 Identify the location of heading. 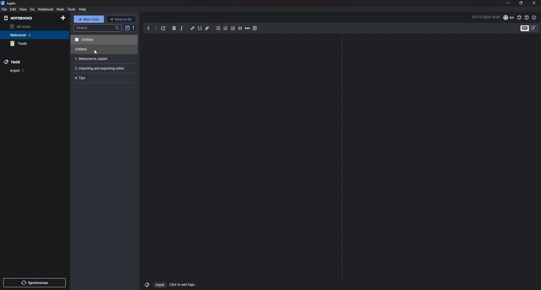
(240, 28).